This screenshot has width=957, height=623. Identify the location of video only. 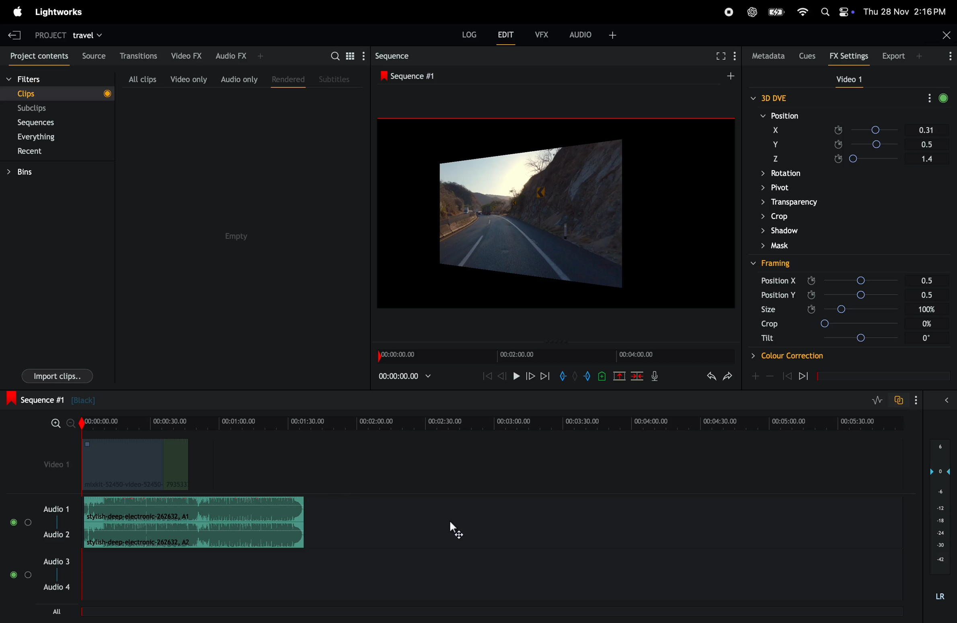
(187, 79).